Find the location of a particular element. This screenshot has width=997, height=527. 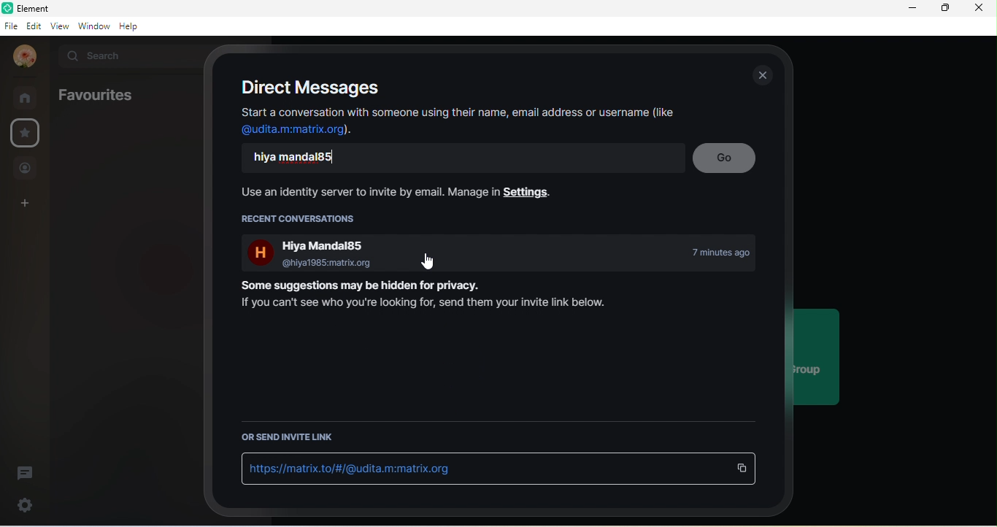

or send invite link is located at coordinates (291, 439).